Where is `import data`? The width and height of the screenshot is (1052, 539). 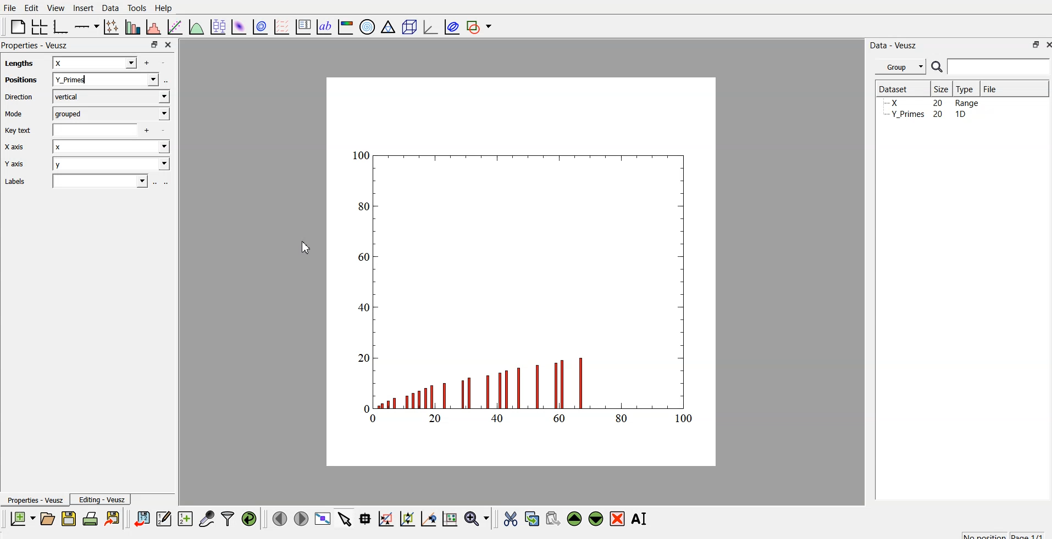 import data is located at coordinates (142, 517).